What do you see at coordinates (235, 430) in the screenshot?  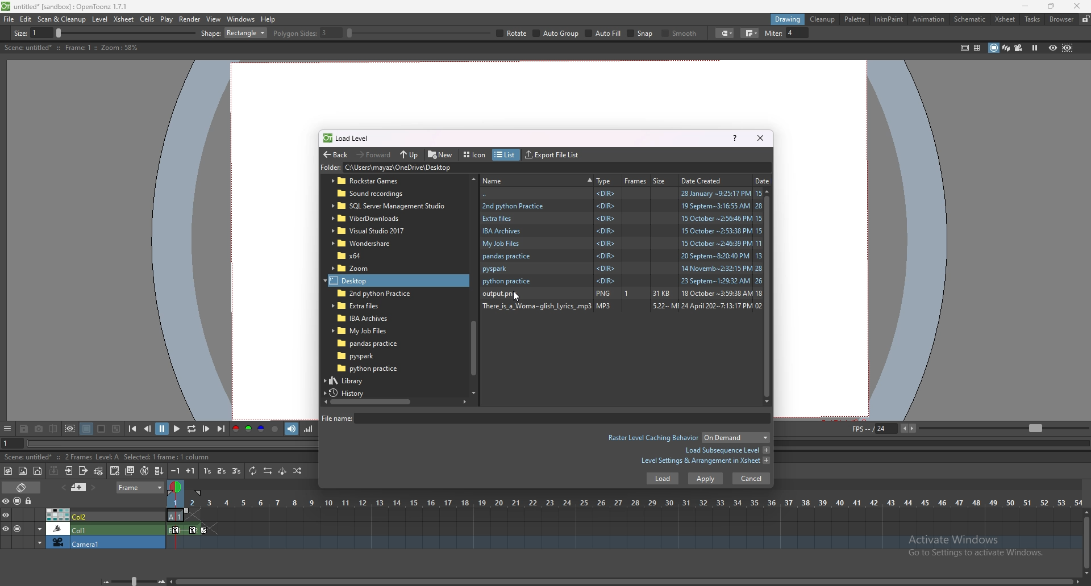 I see `red channel` at bounding box center [235, 430].